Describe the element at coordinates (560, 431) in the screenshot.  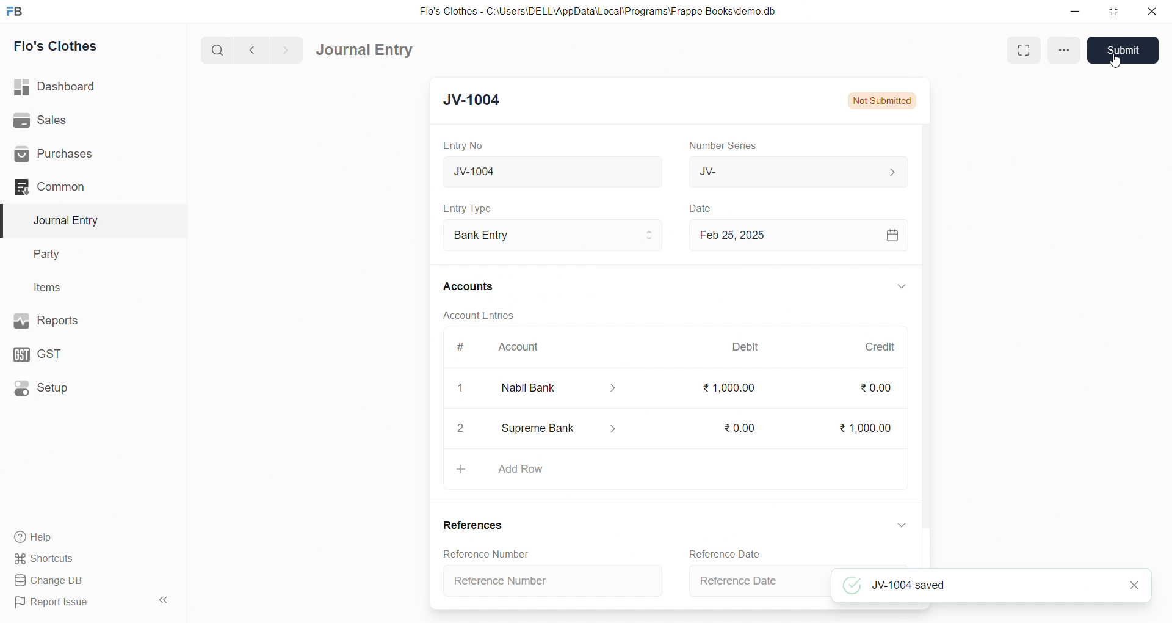
I see `Supreme Bank` at that location.